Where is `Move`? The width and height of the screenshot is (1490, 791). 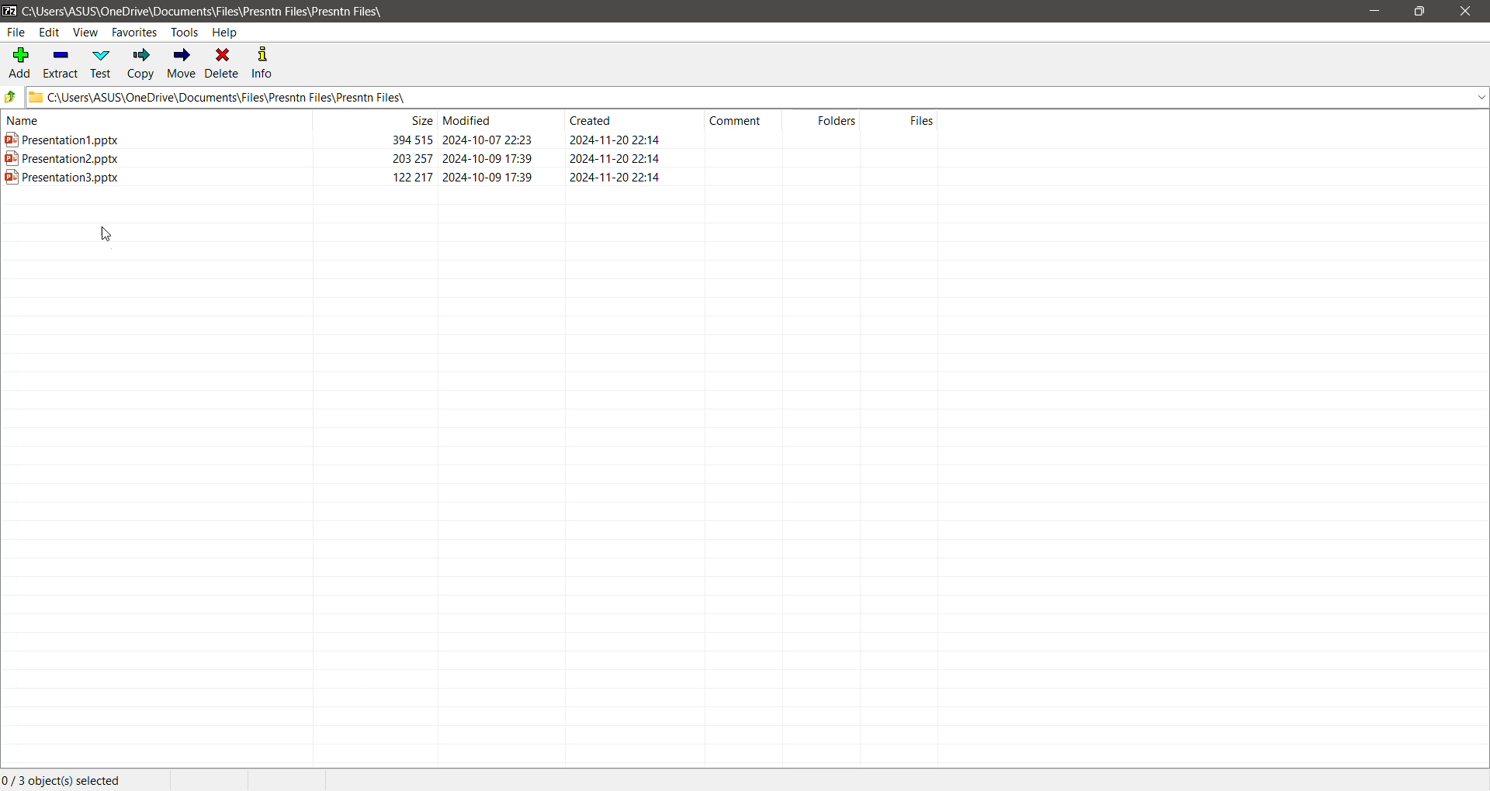 Move is located at coordinates (182, 64).